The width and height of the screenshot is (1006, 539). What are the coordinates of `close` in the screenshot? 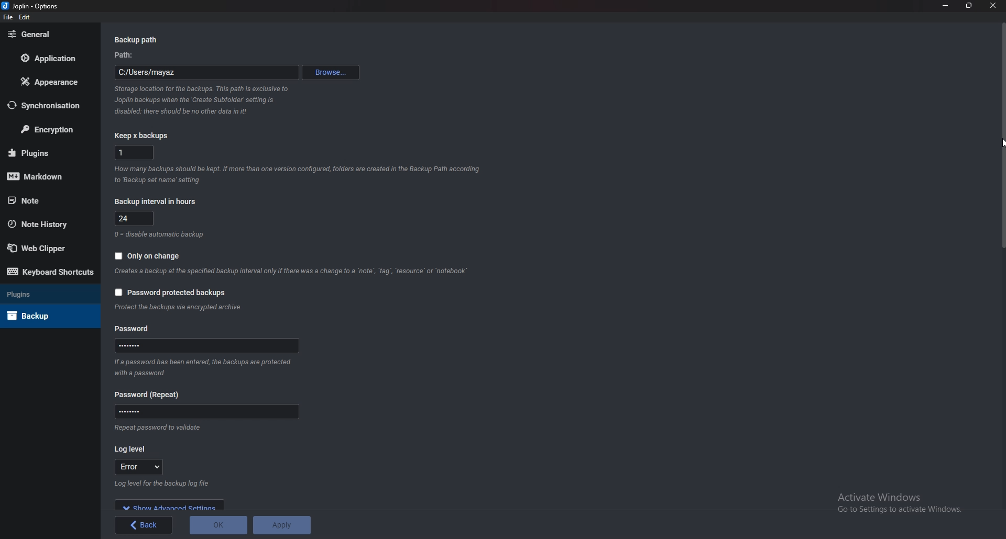 It's located at (992, 6).